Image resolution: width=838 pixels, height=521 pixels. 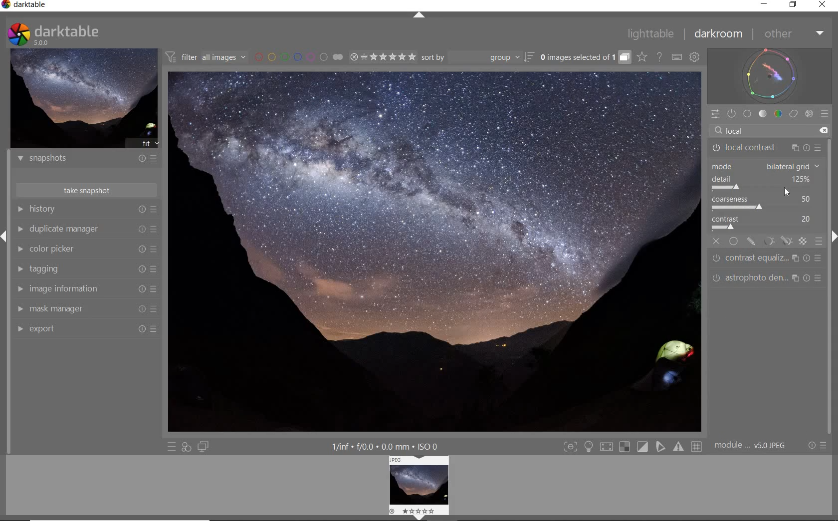 I want to click on toggle guide lines, so click(x=698, y=447).